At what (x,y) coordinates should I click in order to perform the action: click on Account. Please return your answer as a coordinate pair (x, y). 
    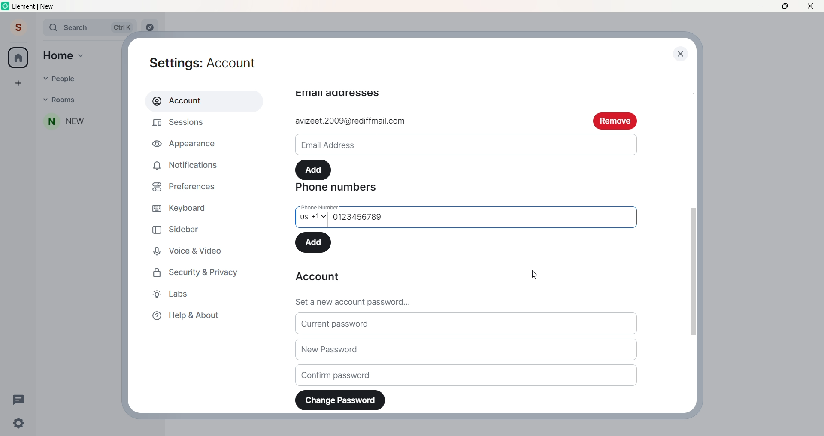
    Looking at the image, I should click on (200, 101).